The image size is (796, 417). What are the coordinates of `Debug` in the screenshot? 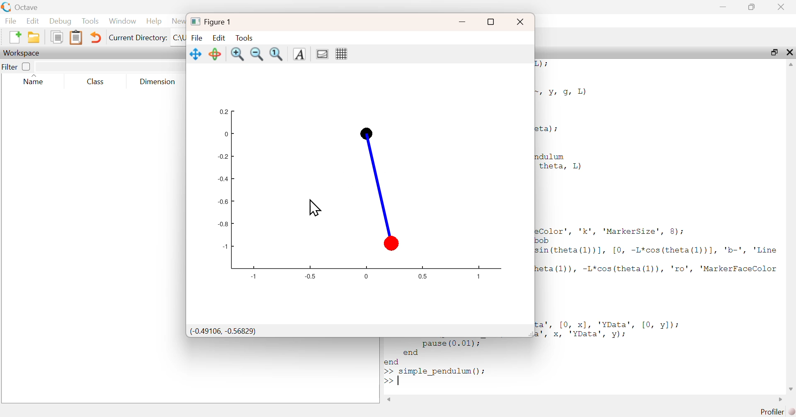 It's located at (59, 22).